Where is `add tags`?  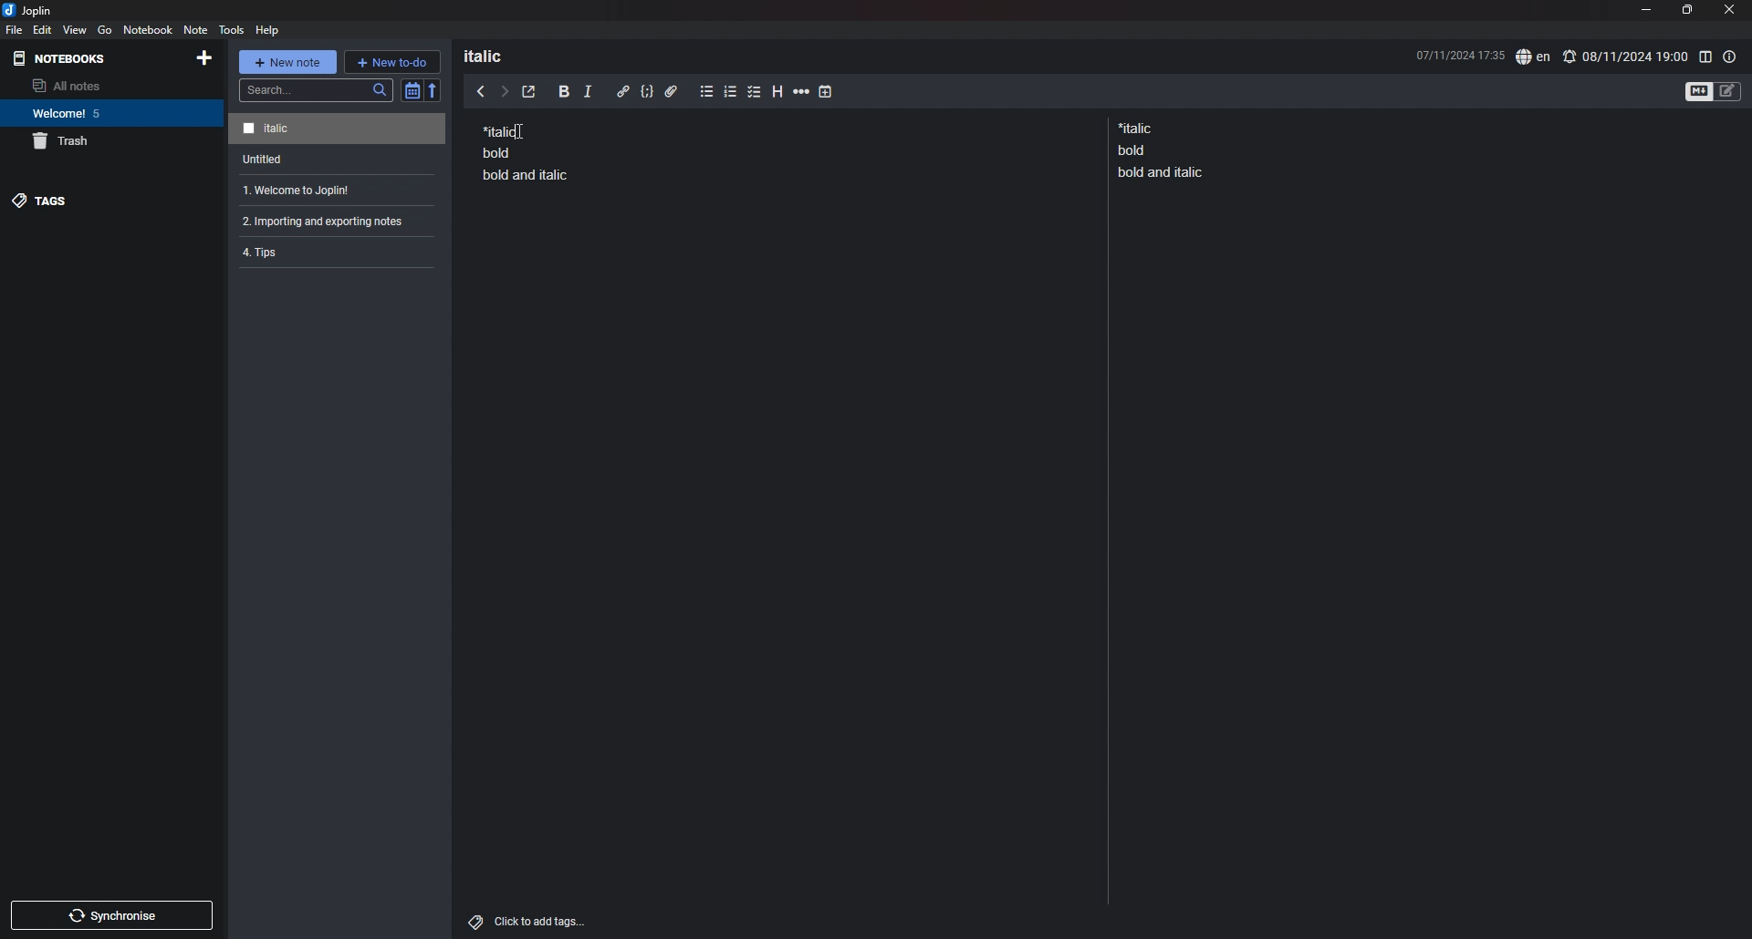 add tags is located at coordinates (529, 922).